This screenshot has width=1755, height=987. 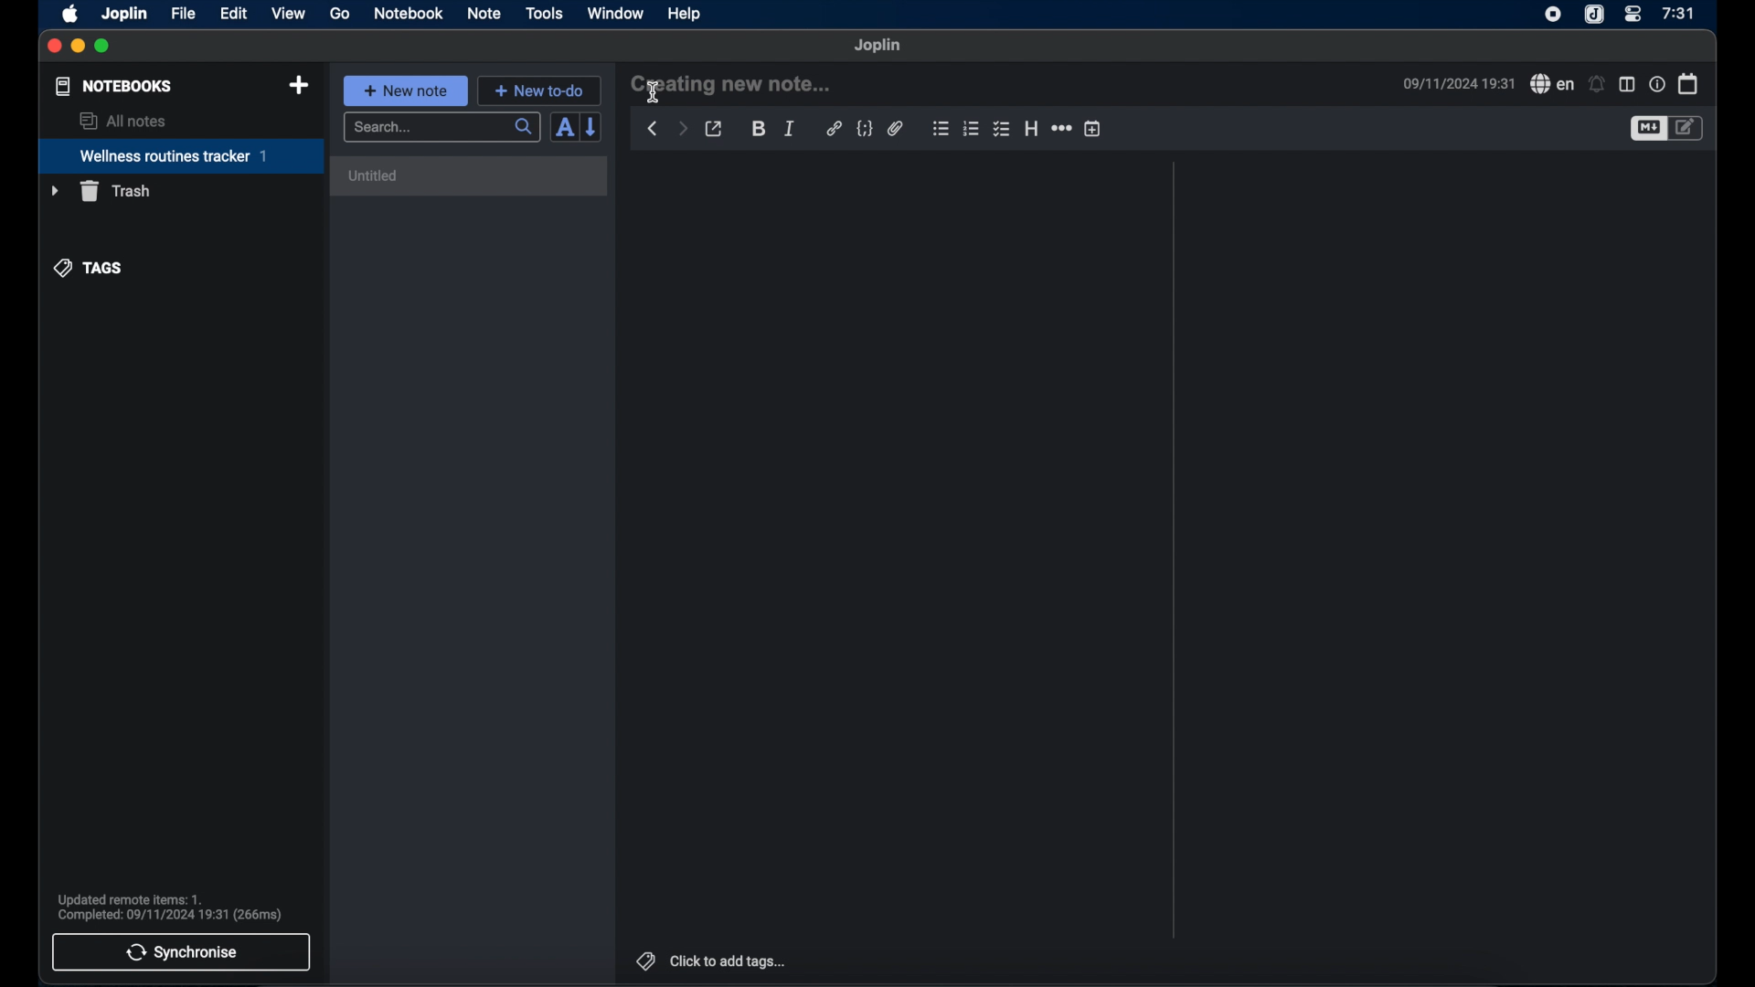 I want to click on tags, so click(x=89, y=269).